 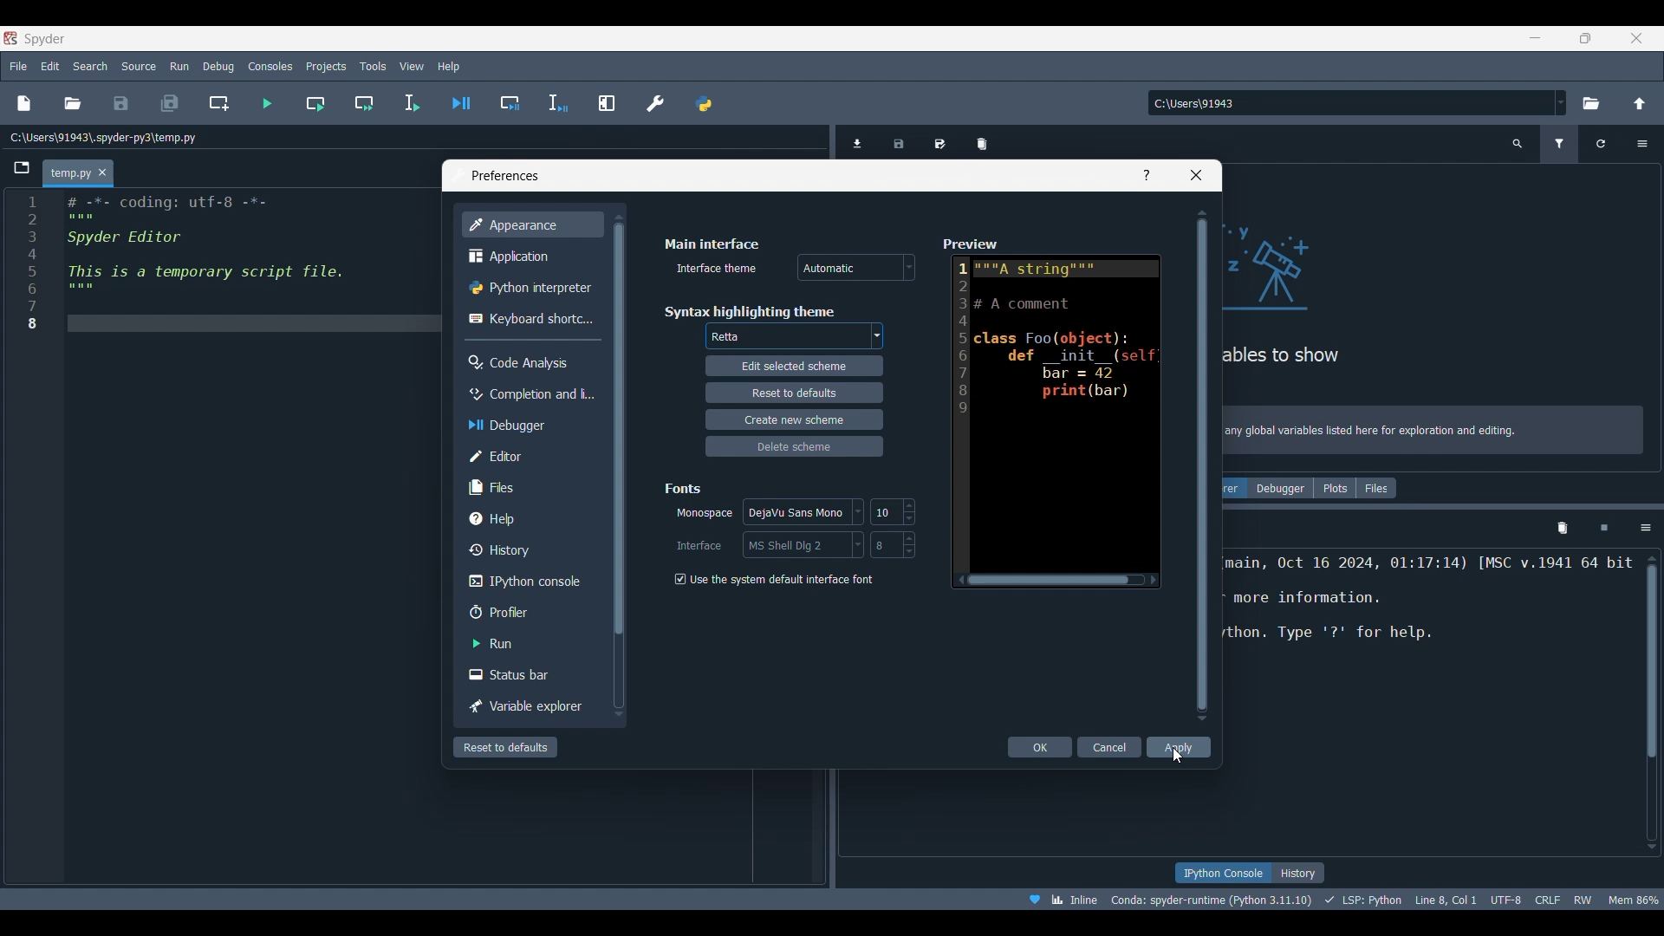 What do you see at coordinates (270, 65) in the screenshot?
I see `Consoles menu` at bounding box center [270, 65].